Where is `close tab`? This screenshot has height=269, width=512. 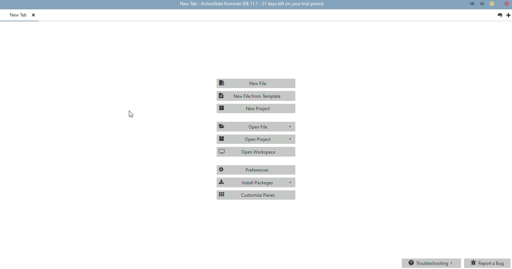 close tab is located at coordinates (33, 15).